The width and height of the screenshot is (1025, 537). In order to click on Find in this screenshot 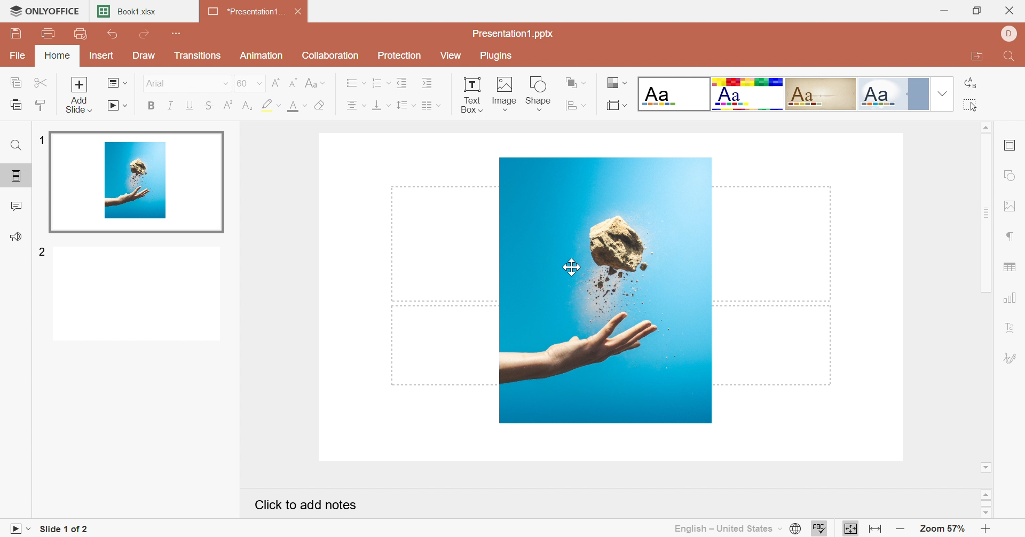, I will do `click(1011, 57)`.